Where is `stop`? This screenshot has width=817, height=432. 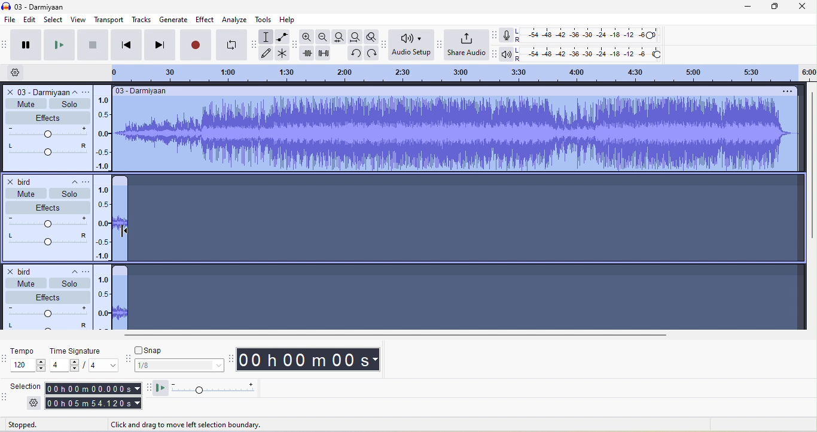 stop is located at coordinates (91, 44).